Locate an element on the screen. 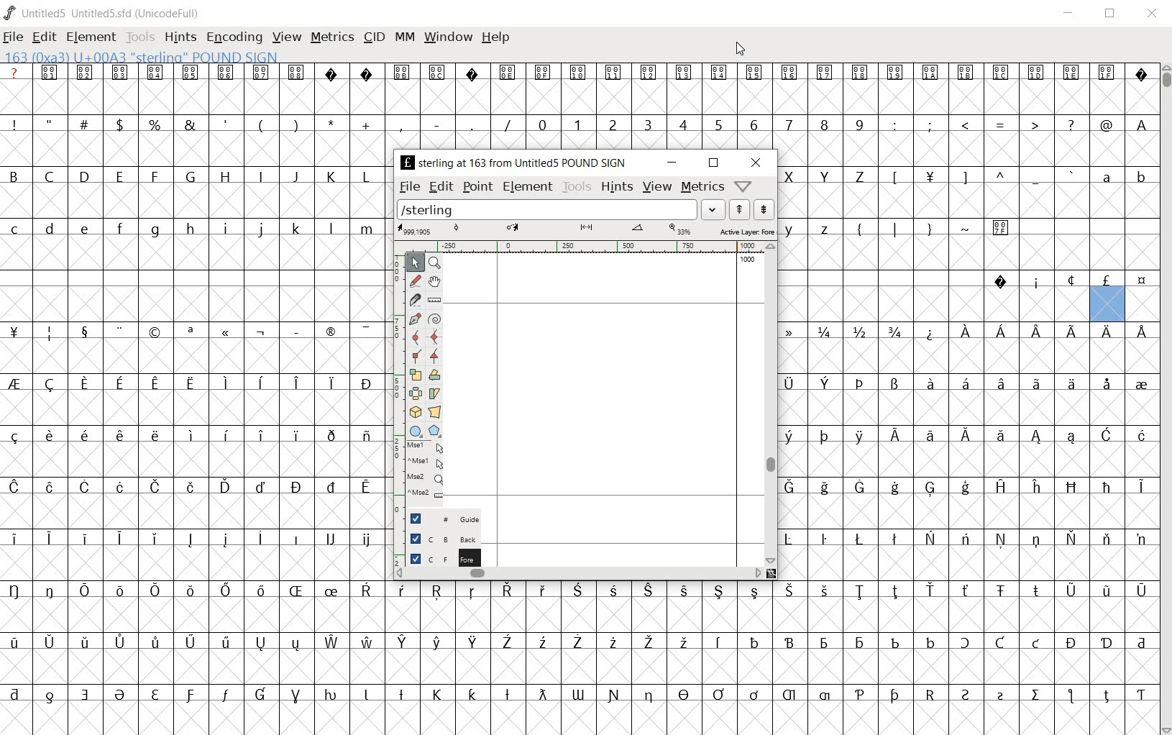 This screenshot has height=735, width=1172. Symbol is located at coordinates (859, 437).